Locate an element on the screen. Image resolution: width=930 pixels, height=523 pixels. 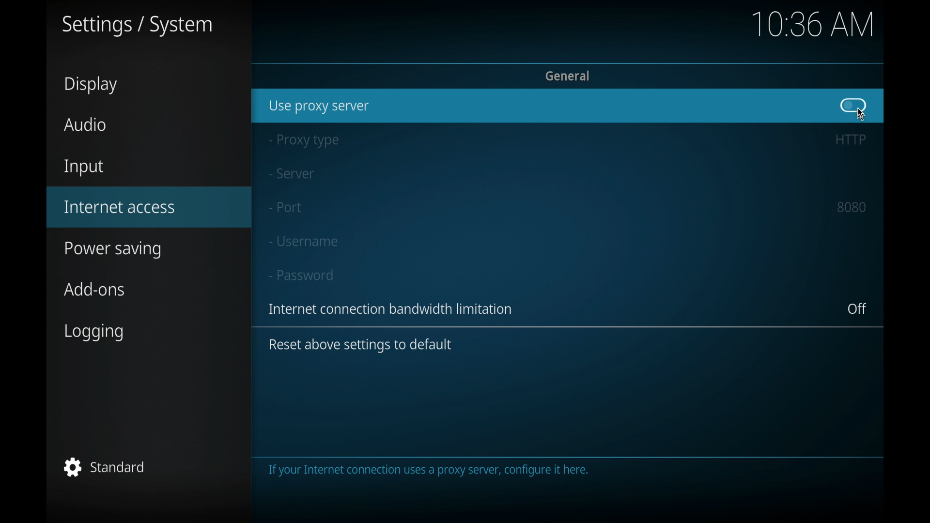
8080 is located at coordinates (852, 207).